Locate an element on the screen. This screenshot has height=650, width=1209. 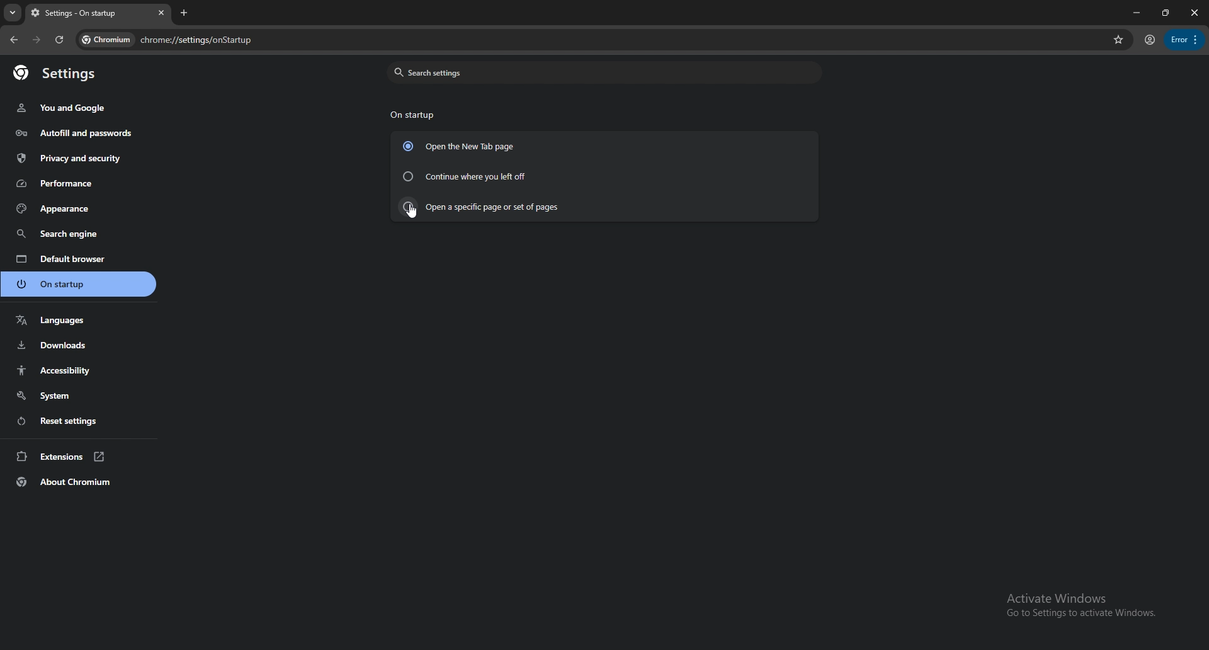
open a specific page or set of pages is located at coordinates (479, 206).